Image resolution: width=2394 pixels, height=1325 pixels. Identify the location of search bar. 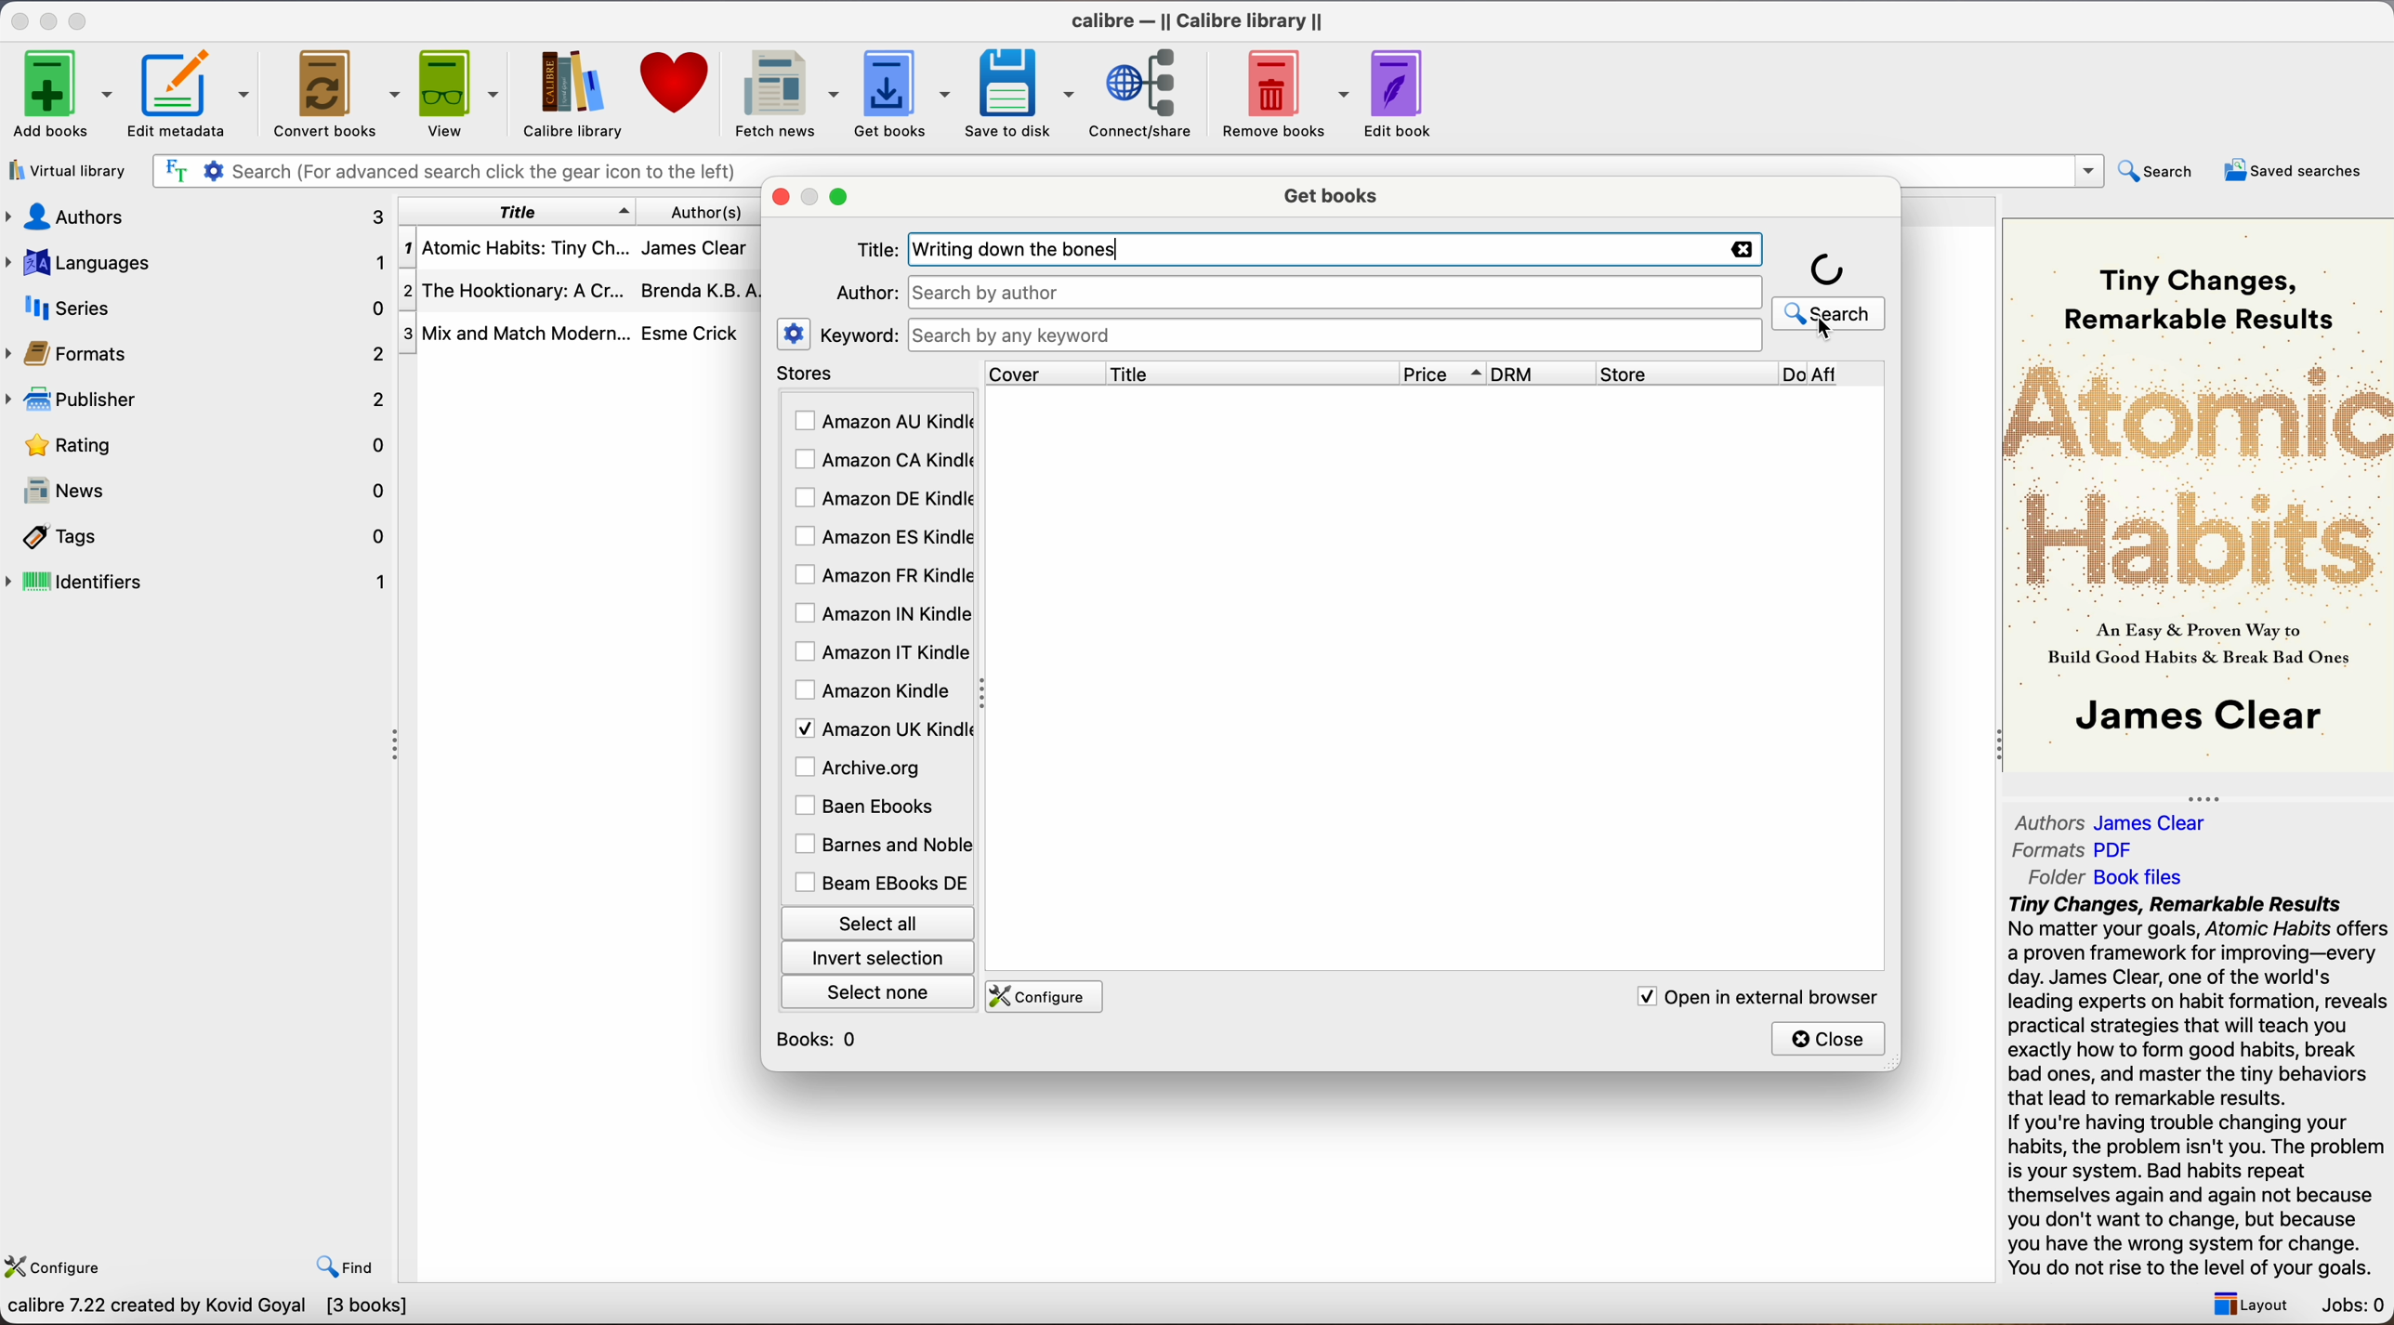
(1333, 335).